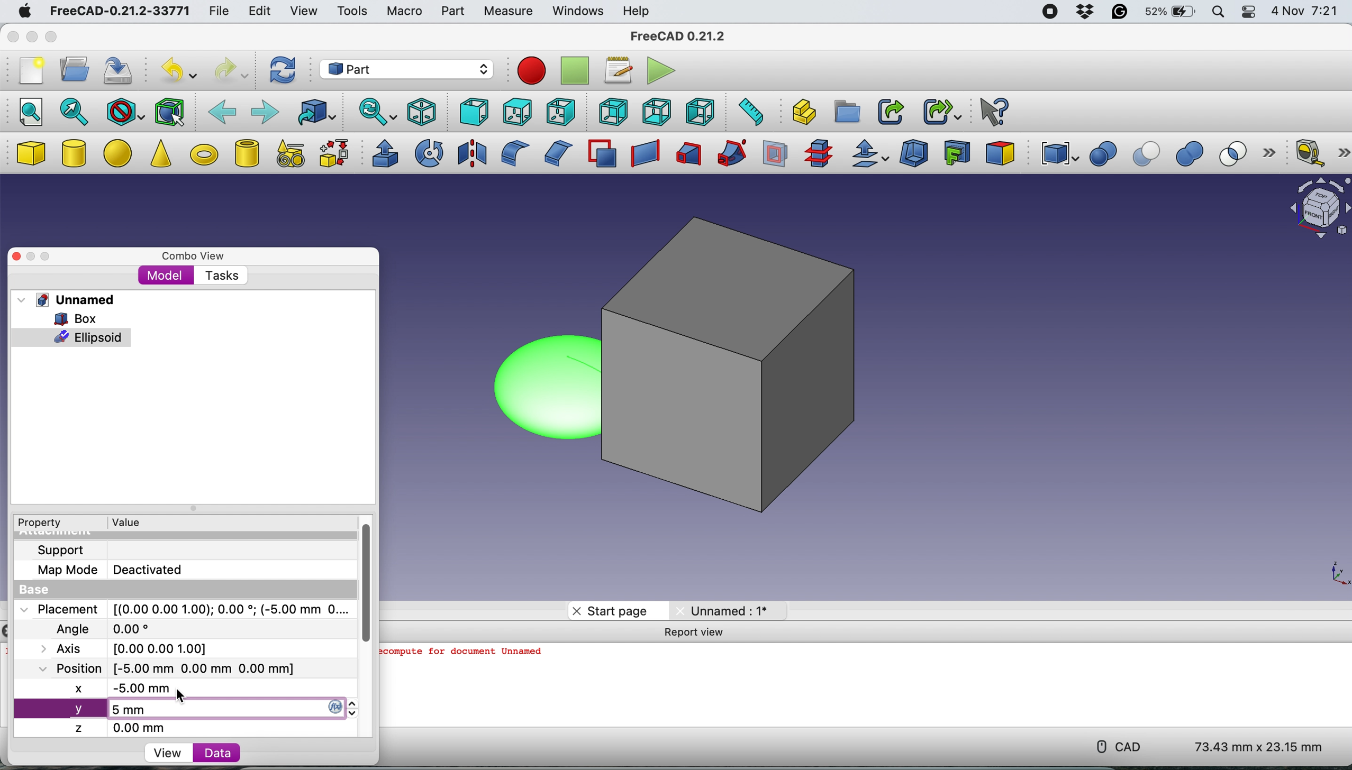  Describe the element at coordinates (890, 111) in the screenshot. I see `make link` at that location.